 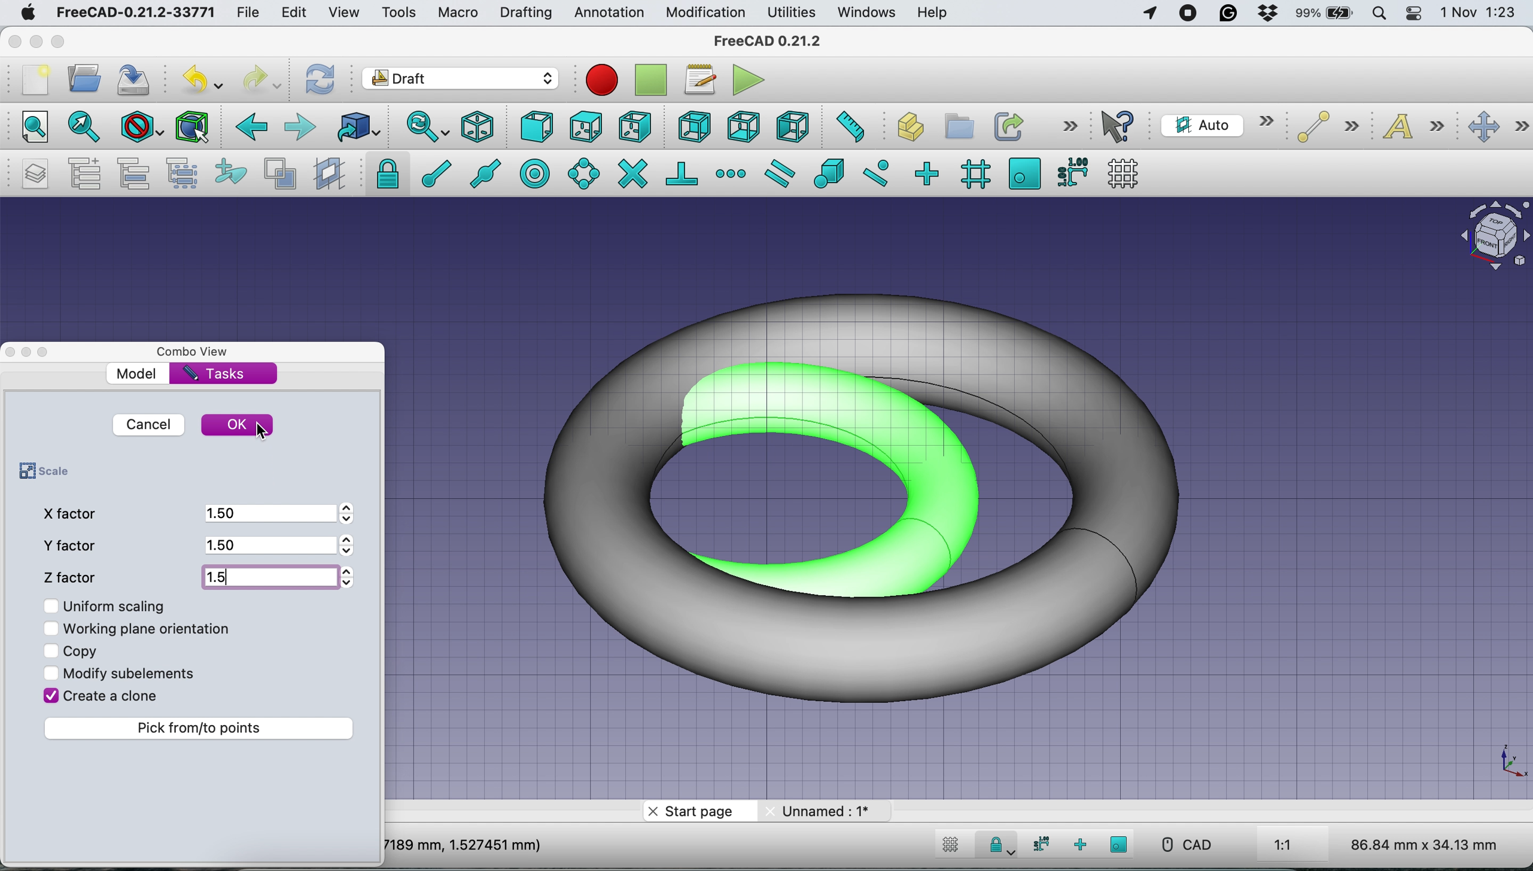 I want to click on x factor, so click(x=72, y=513).